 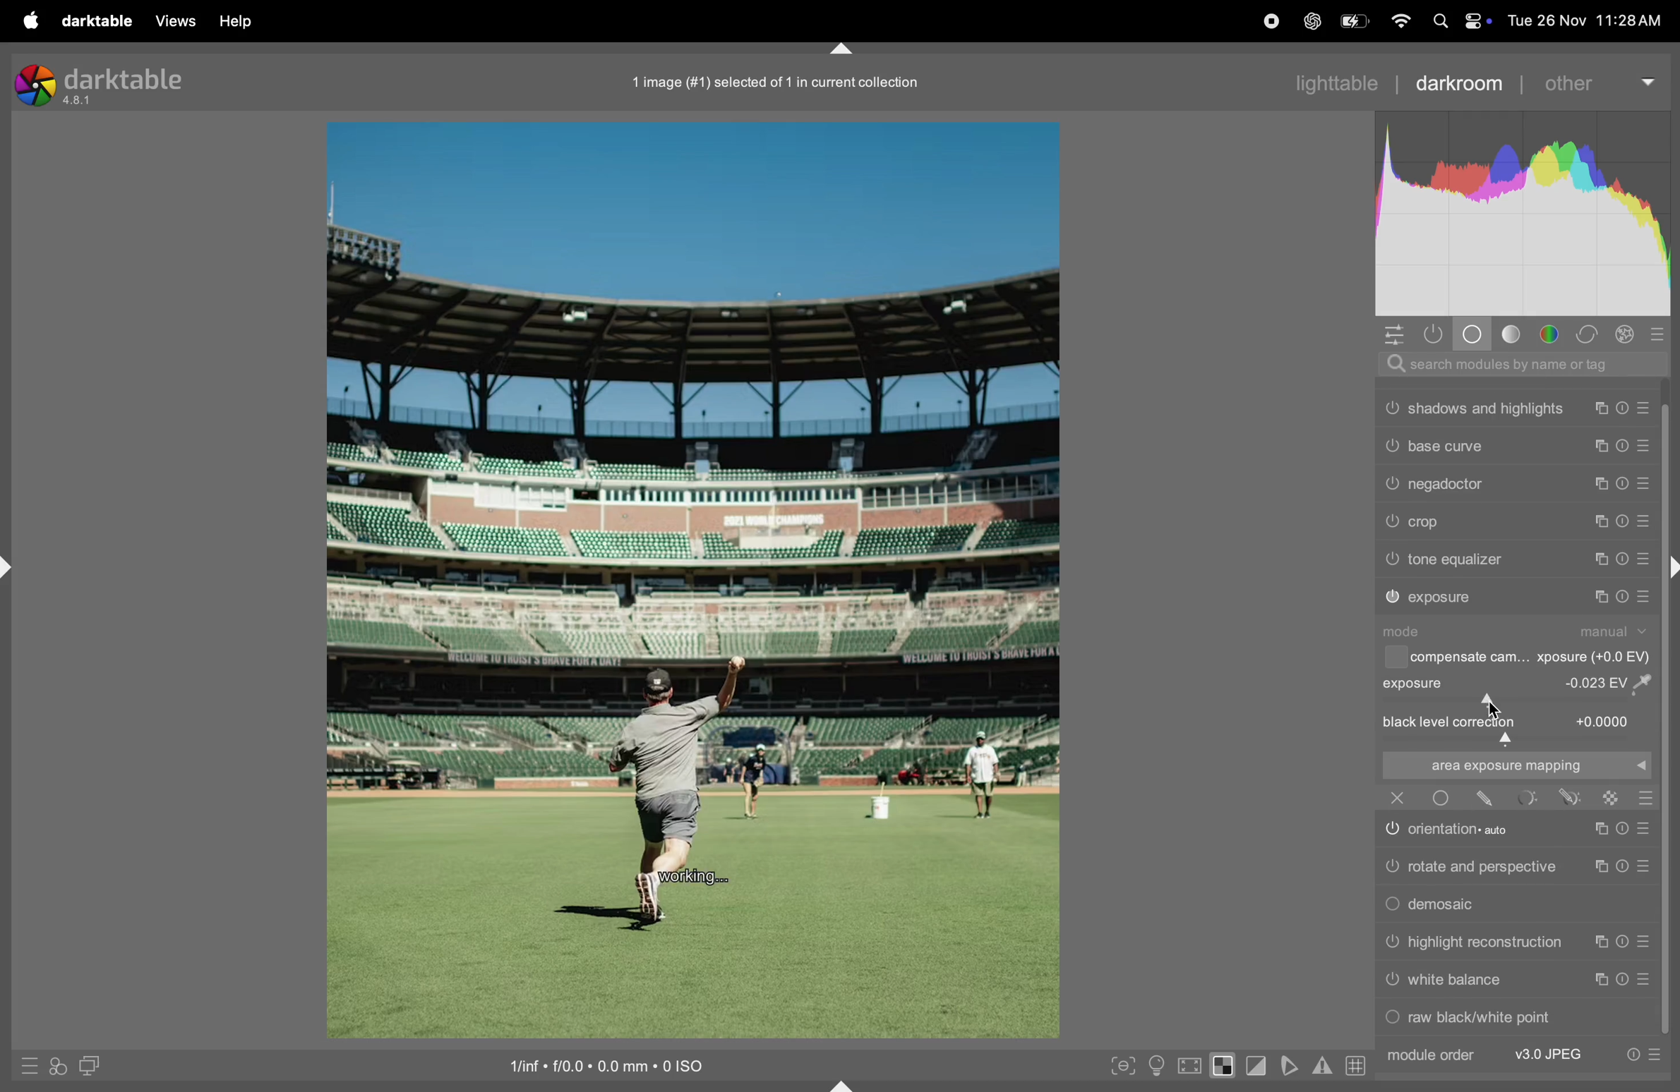 I want to click on battery, so click(x=1357, y=19).